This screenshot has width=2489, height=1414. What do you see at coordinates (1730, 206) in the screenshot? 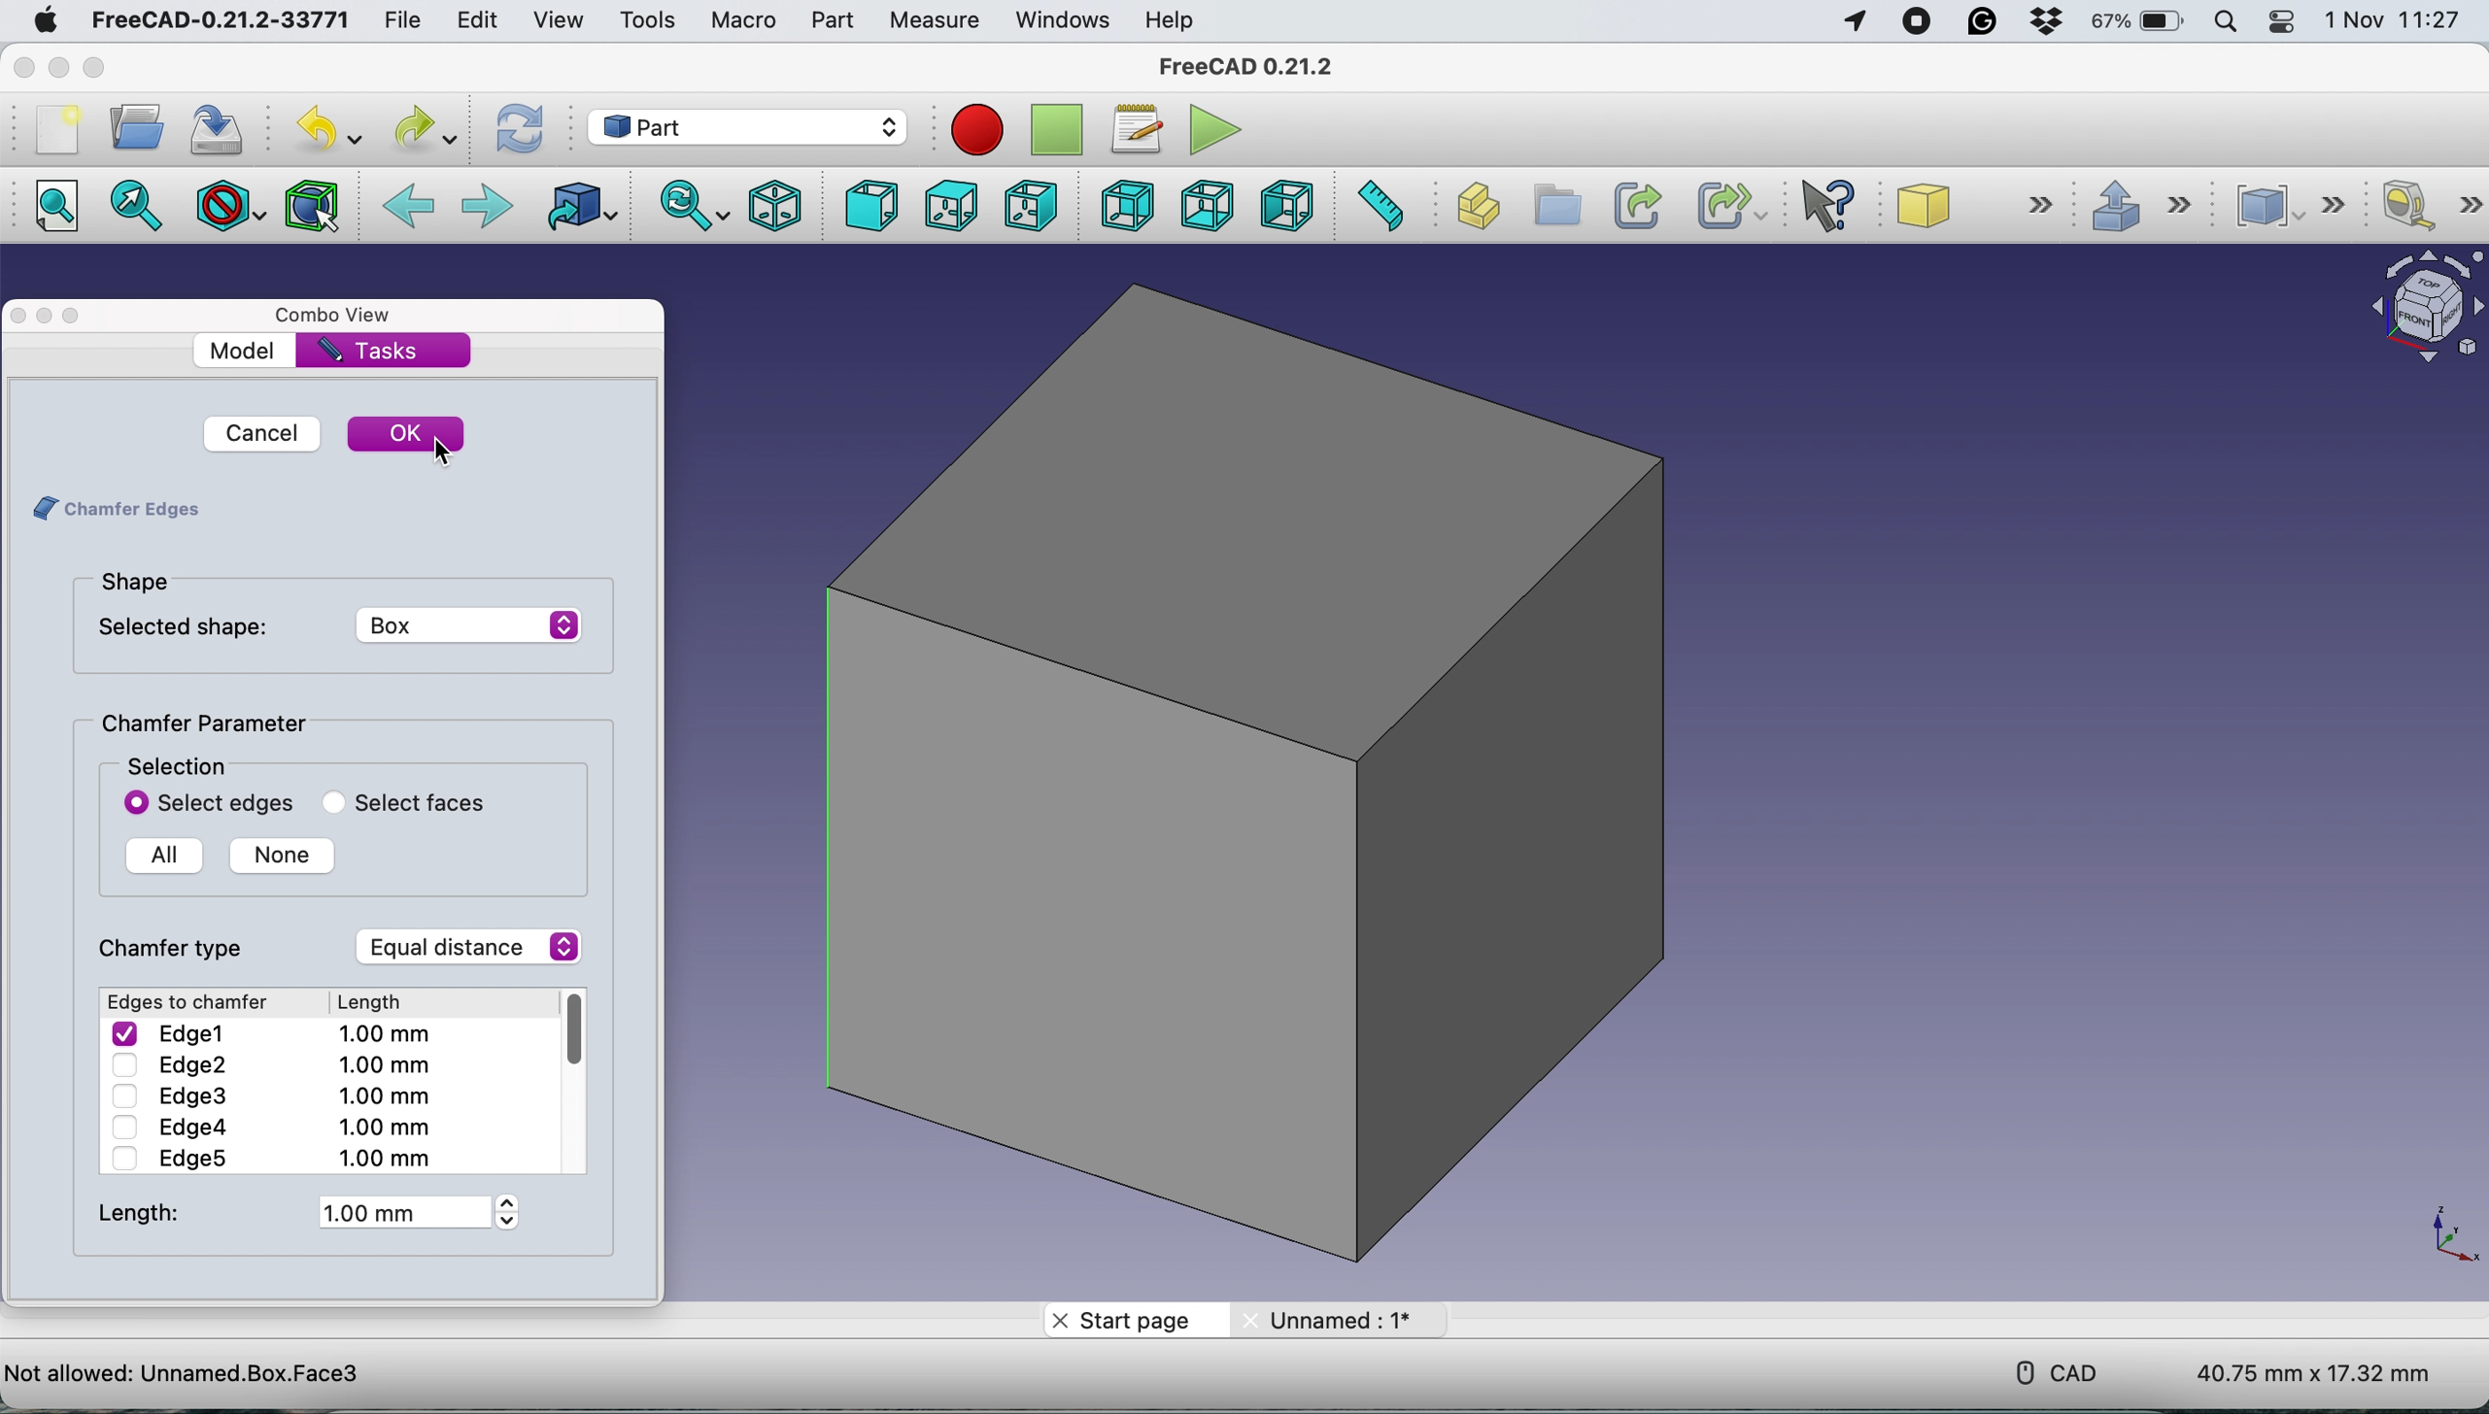
I see `make sub link` at bounding box center [1730, 206].